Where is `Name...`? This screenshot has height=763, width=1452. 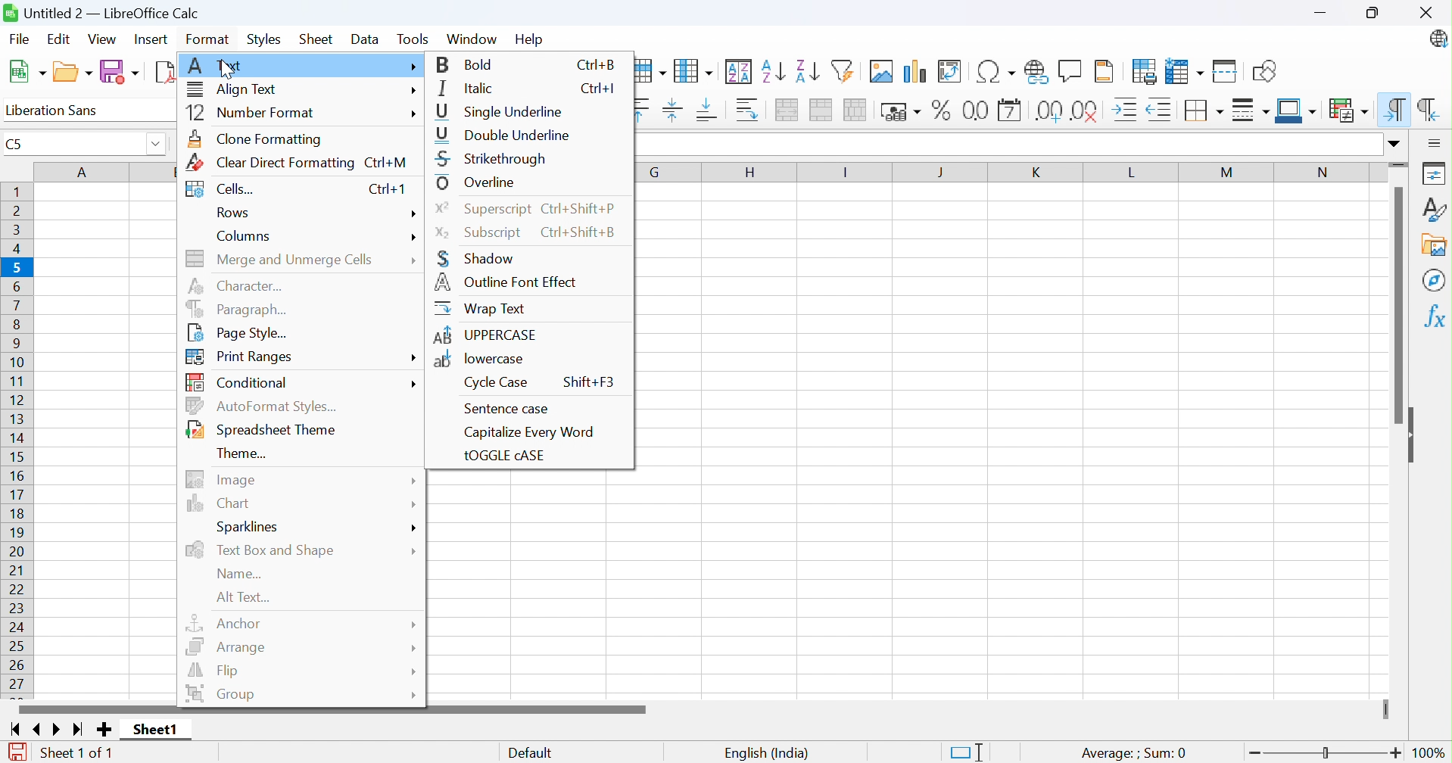
Name... is located at coordinates (241, 575).